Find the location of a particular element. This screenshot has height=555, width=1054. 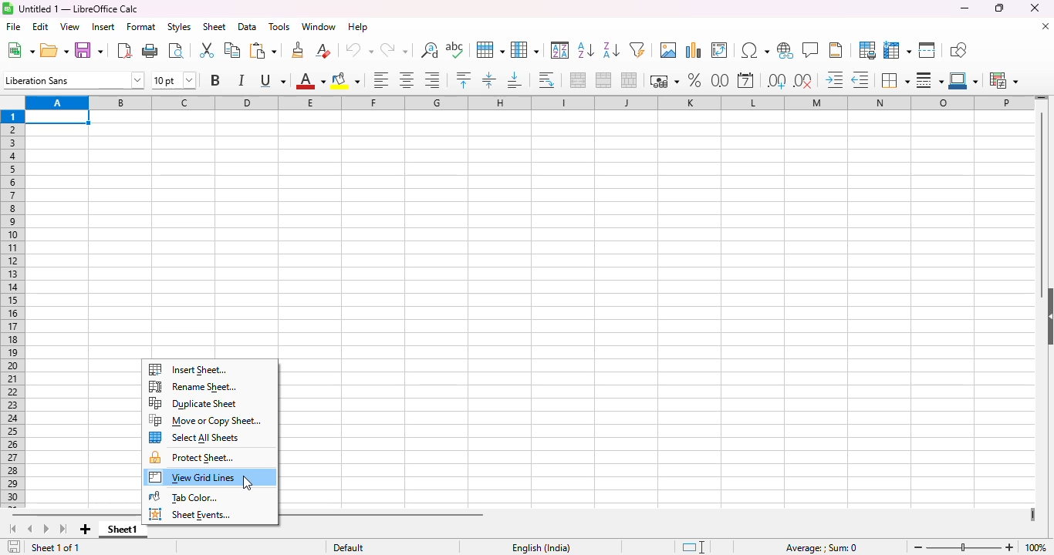

window is located at coordinates (319, 26).